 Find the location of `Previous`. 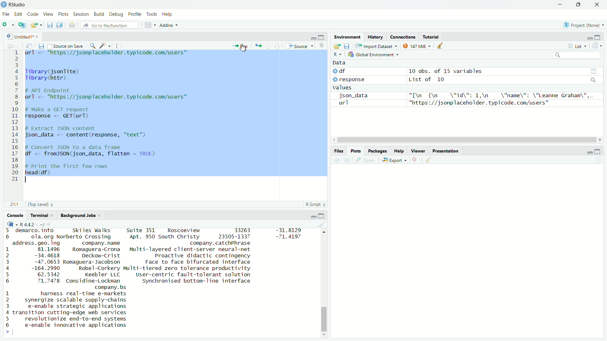

Previous is located at coordinates (336, 161).